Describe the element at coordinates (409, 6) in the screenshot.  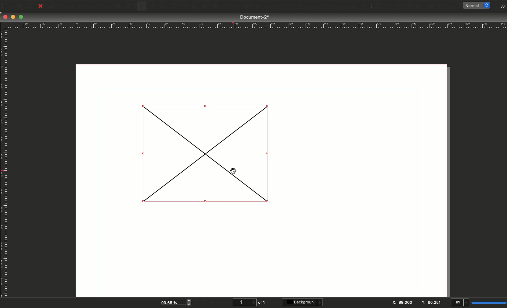
I see `PDF text field` at that location.